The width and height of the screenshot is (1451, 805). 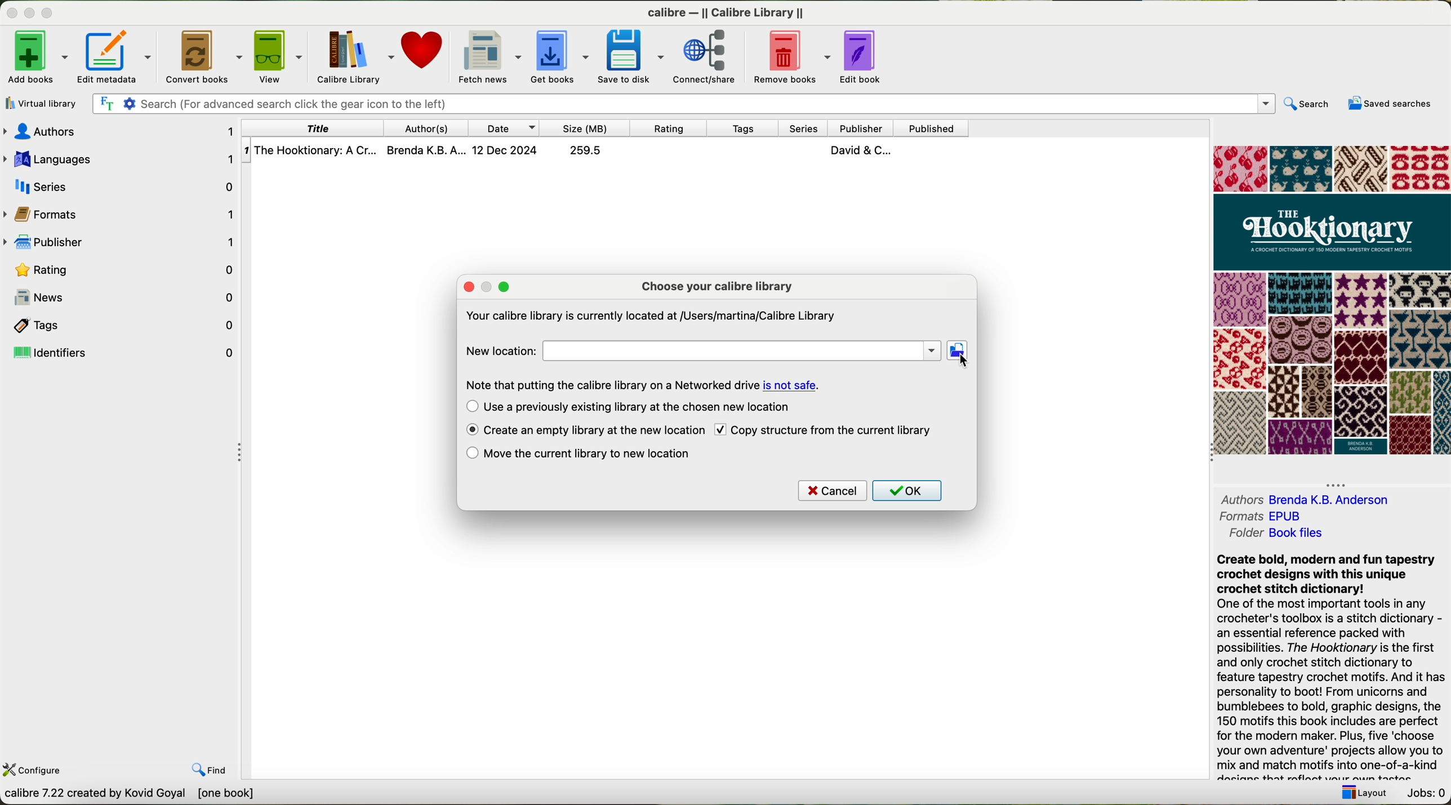 I want to click on languages, so click(x=120, y=157).